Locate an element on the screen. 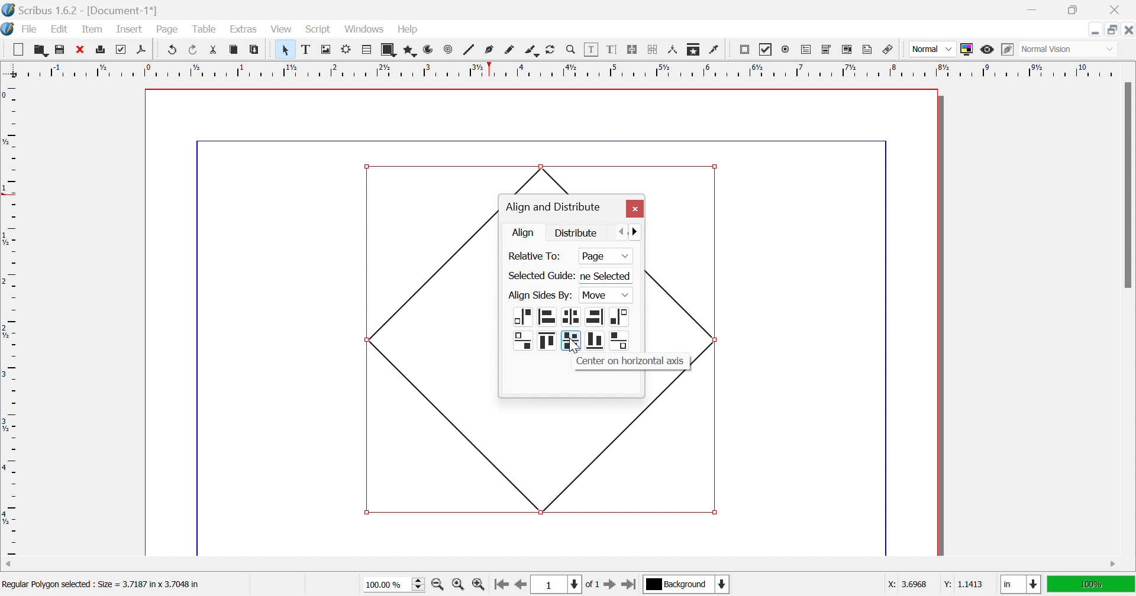 The width and height of the screenshot is (1136, 596). shape is located at coordinates (572, 176).